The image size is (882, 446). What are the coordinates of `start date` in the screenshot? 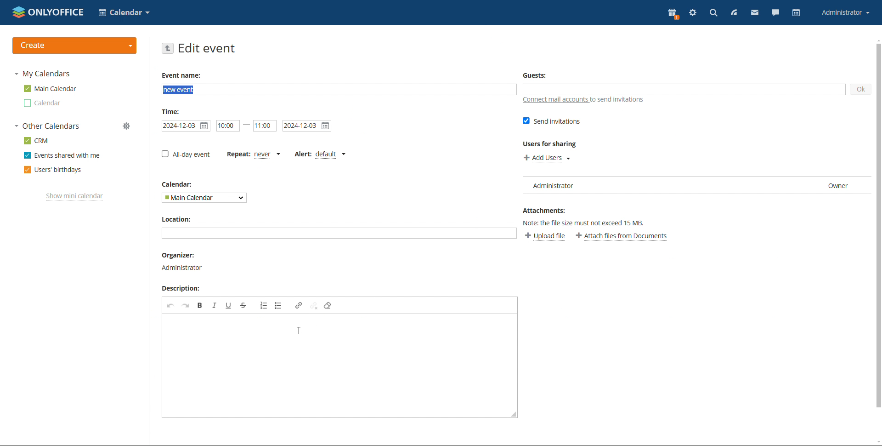 It's located at (227, 126).